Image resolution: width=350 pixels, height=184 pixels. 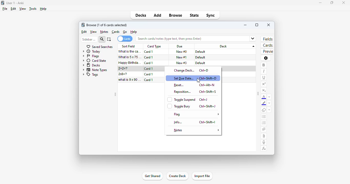 I want to click on Ctrl+J, so click(x=203, y=100).